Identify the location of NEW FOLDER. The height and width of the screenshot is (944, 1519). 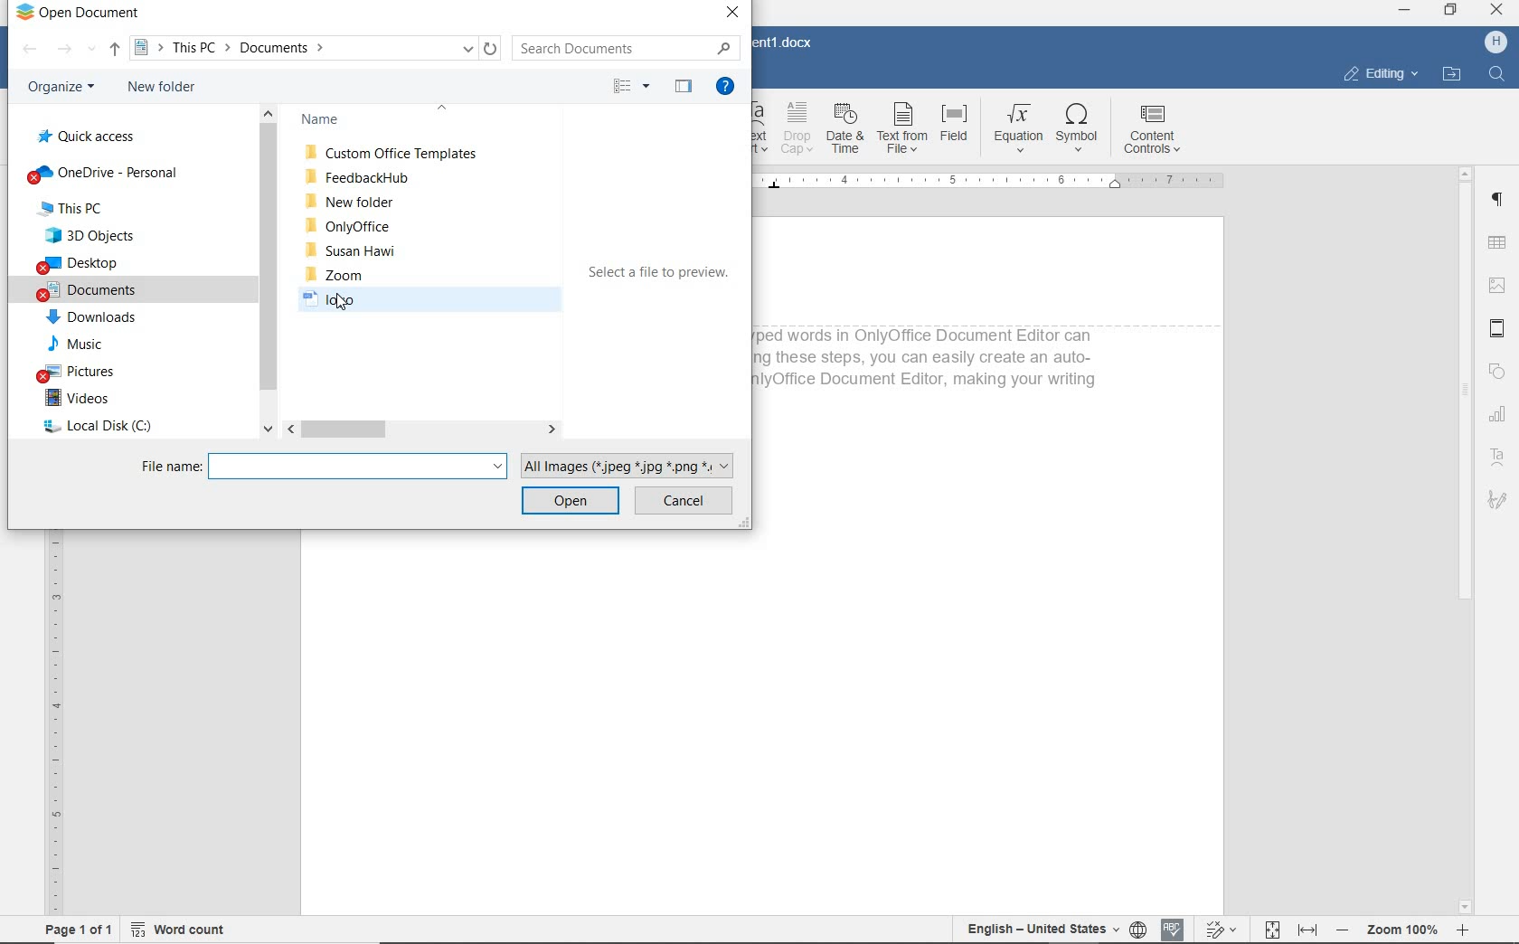
(163, 89).